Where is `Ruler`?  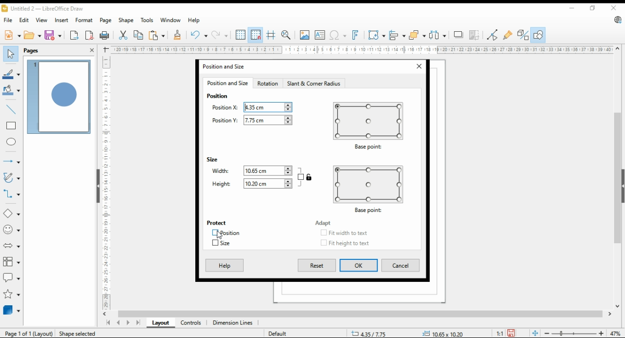
Ruler is located at coordinates (362, 49).